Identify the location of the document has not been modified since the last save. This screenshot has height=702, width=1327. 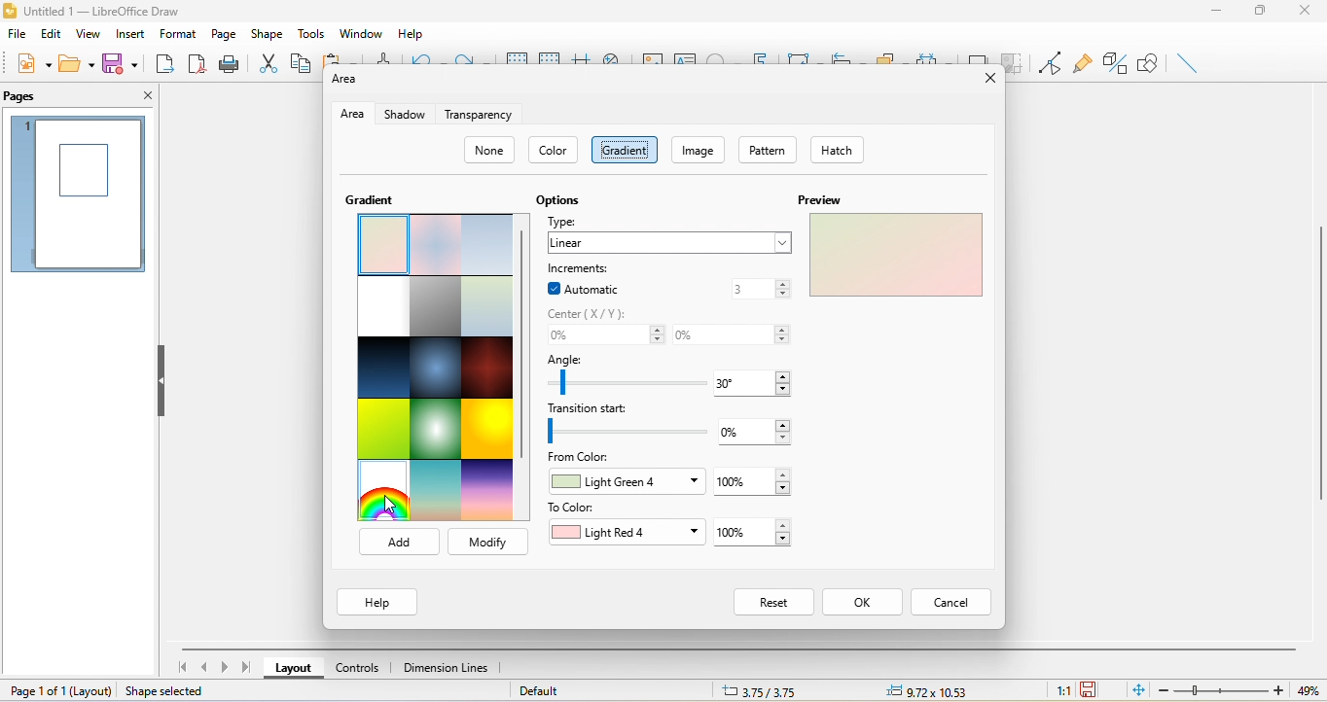
(1095, 690).